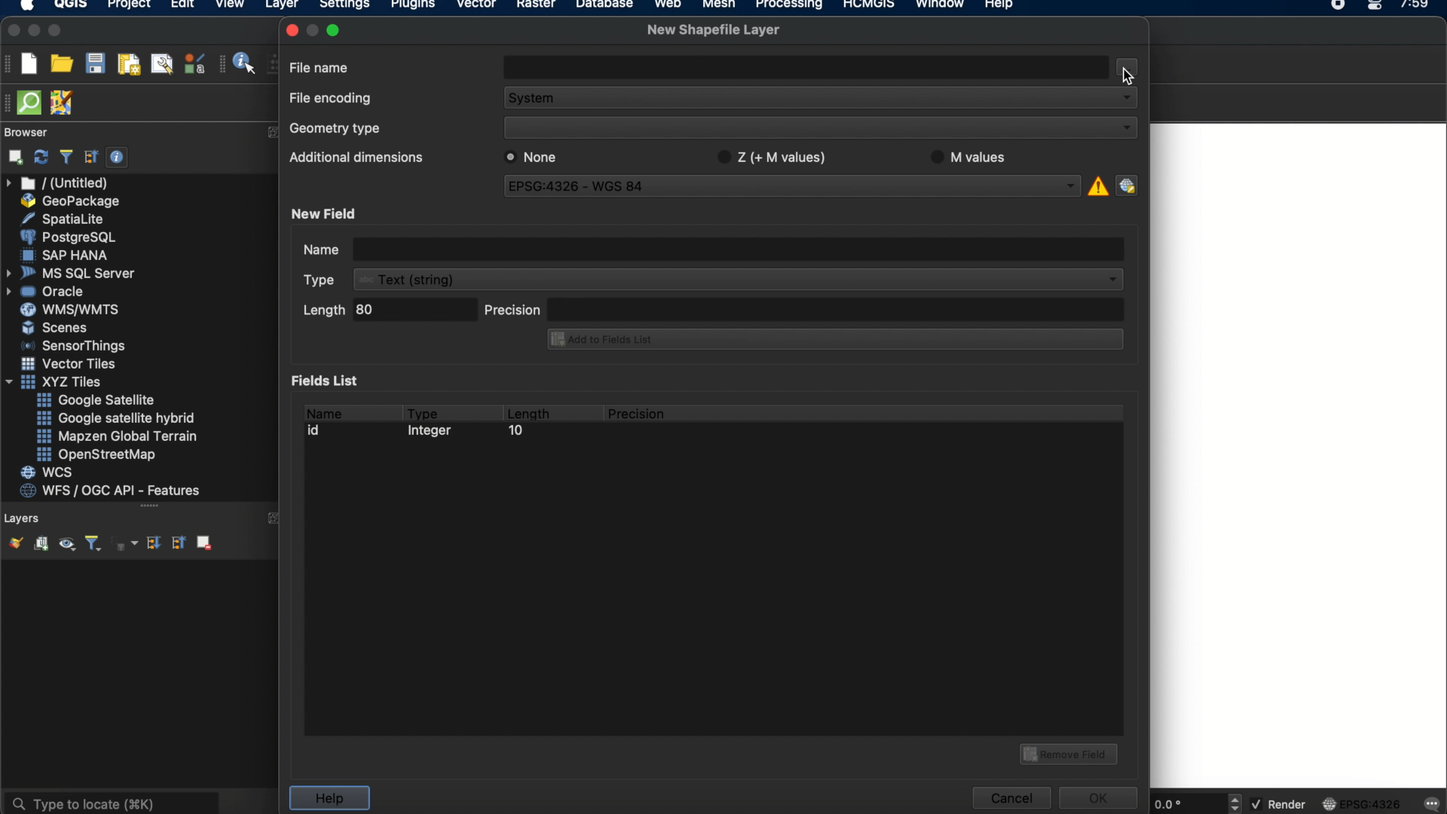 The width and height of the screenshot is (1447, 814). Describe the element at coordinates (318, 430) in the screenshot. I see `id` at that location.